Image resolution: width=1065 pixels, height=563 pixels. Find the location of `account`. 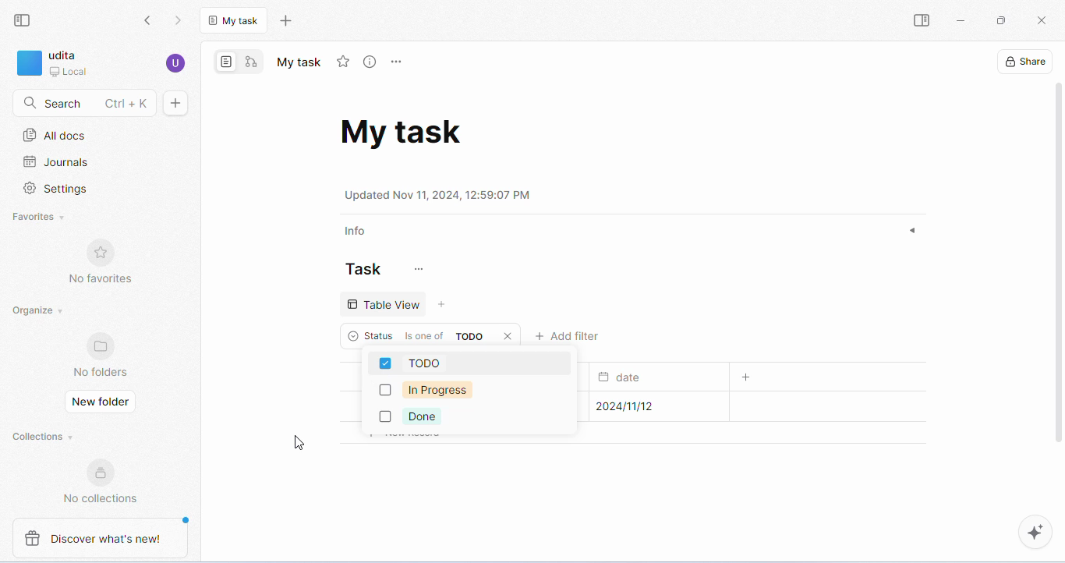

account is located at coordinates (175, 63).